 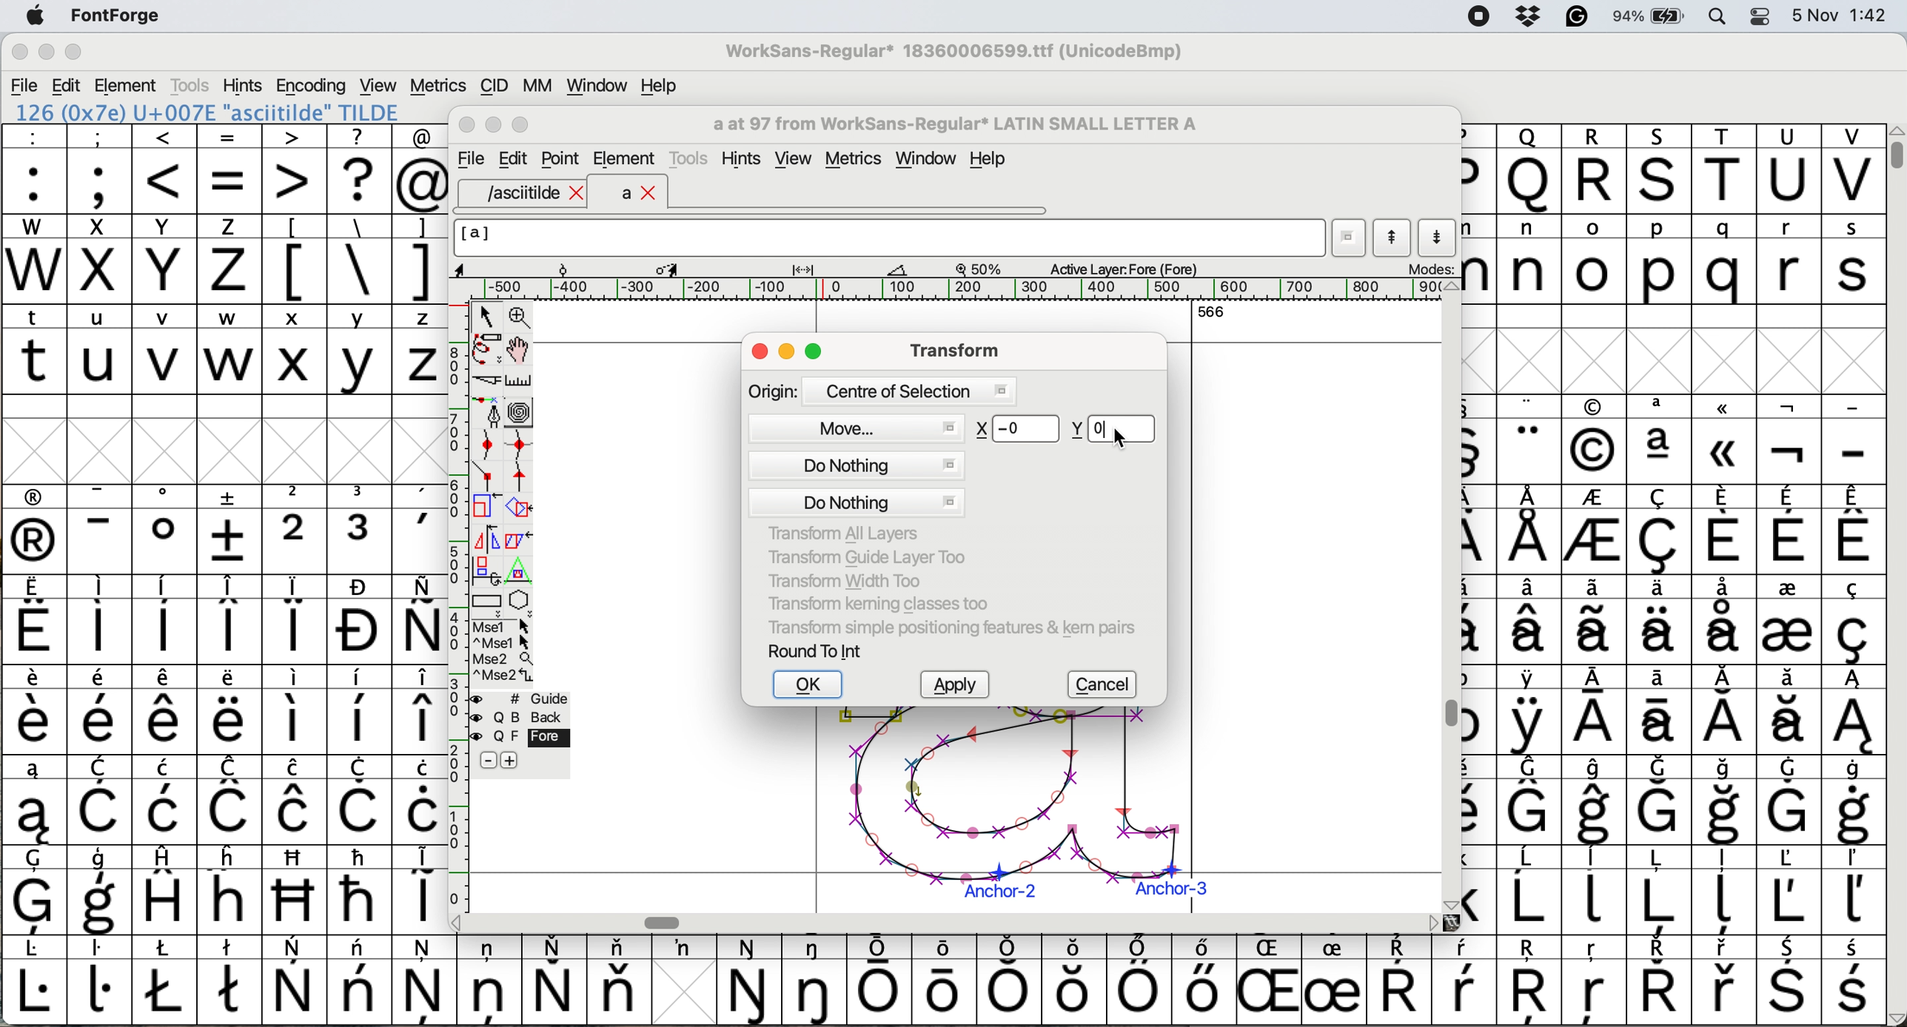 I want to click on element, so click(x=128, y=85).